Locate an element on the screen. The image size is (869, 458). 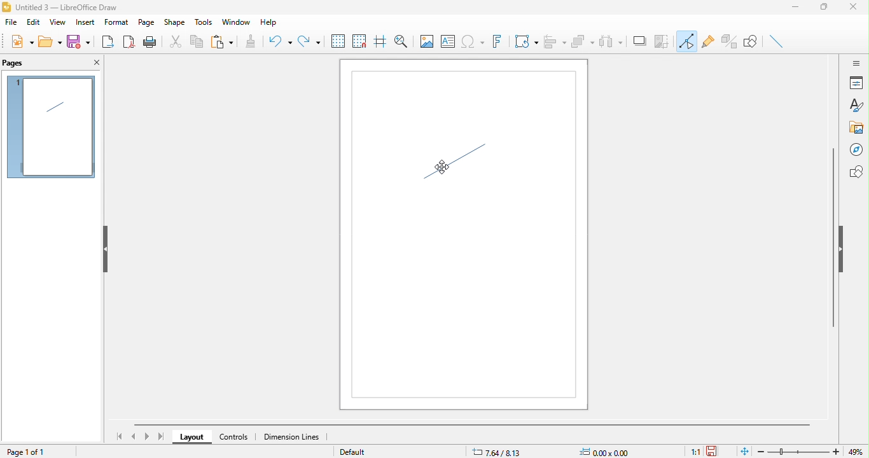
hide is located at coordinates (843, 249).